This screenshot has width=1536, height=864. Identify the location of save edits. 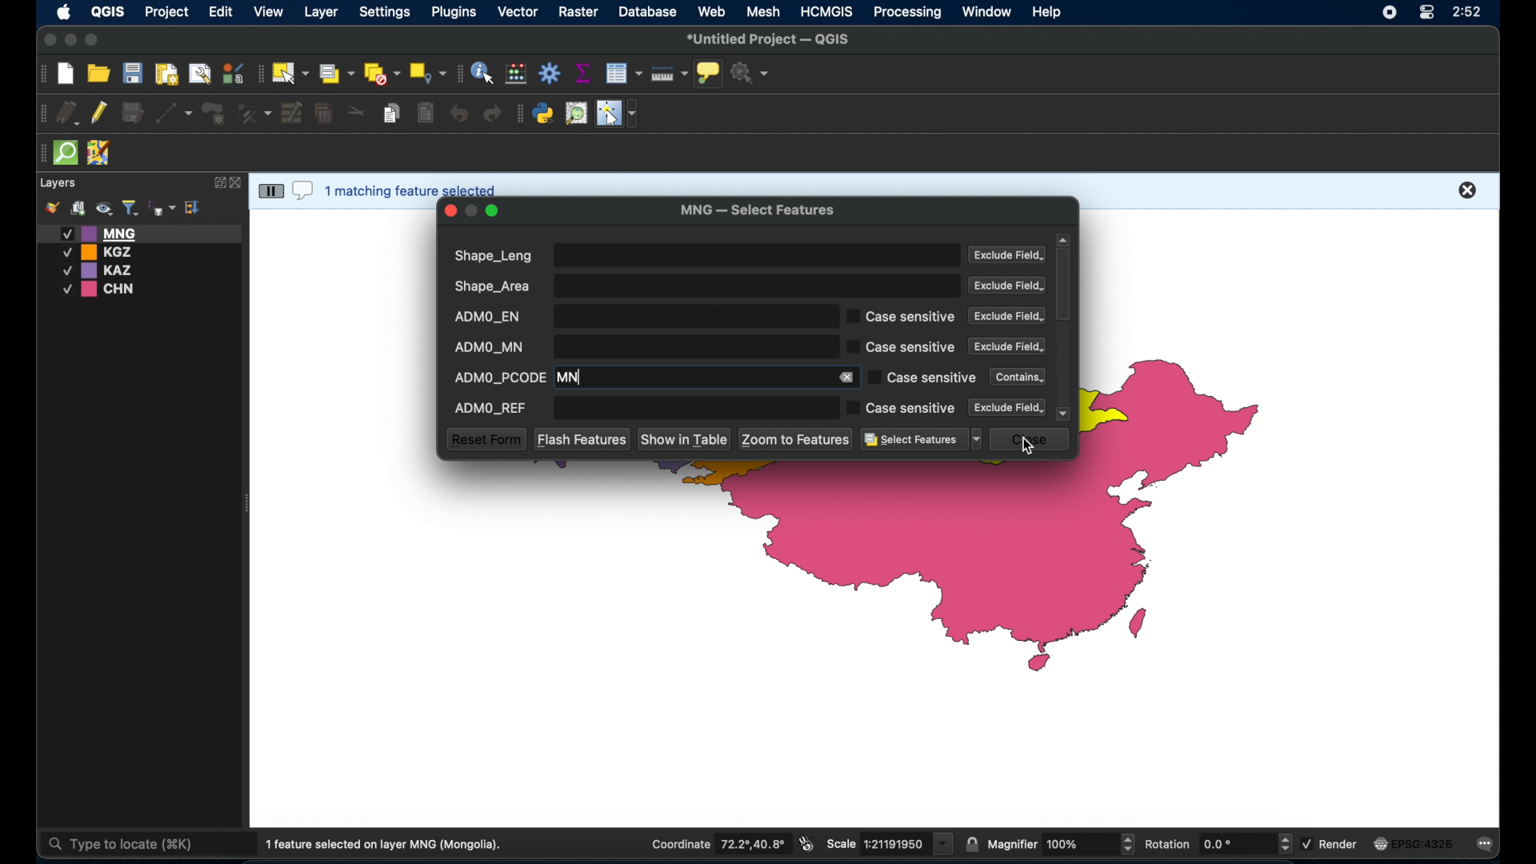
(135, 114).